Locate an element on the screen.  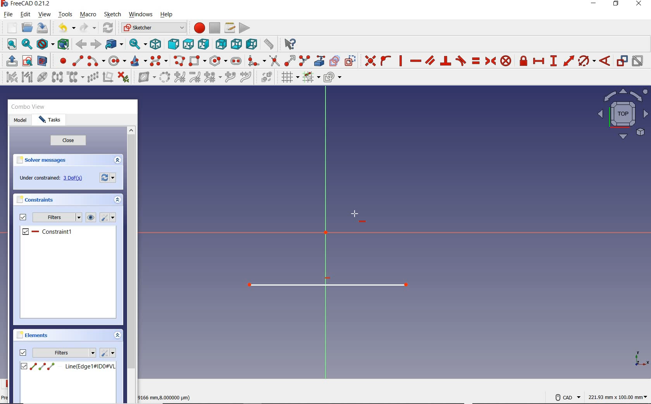
INSERT KNOT is located at coordinates (229, 78).